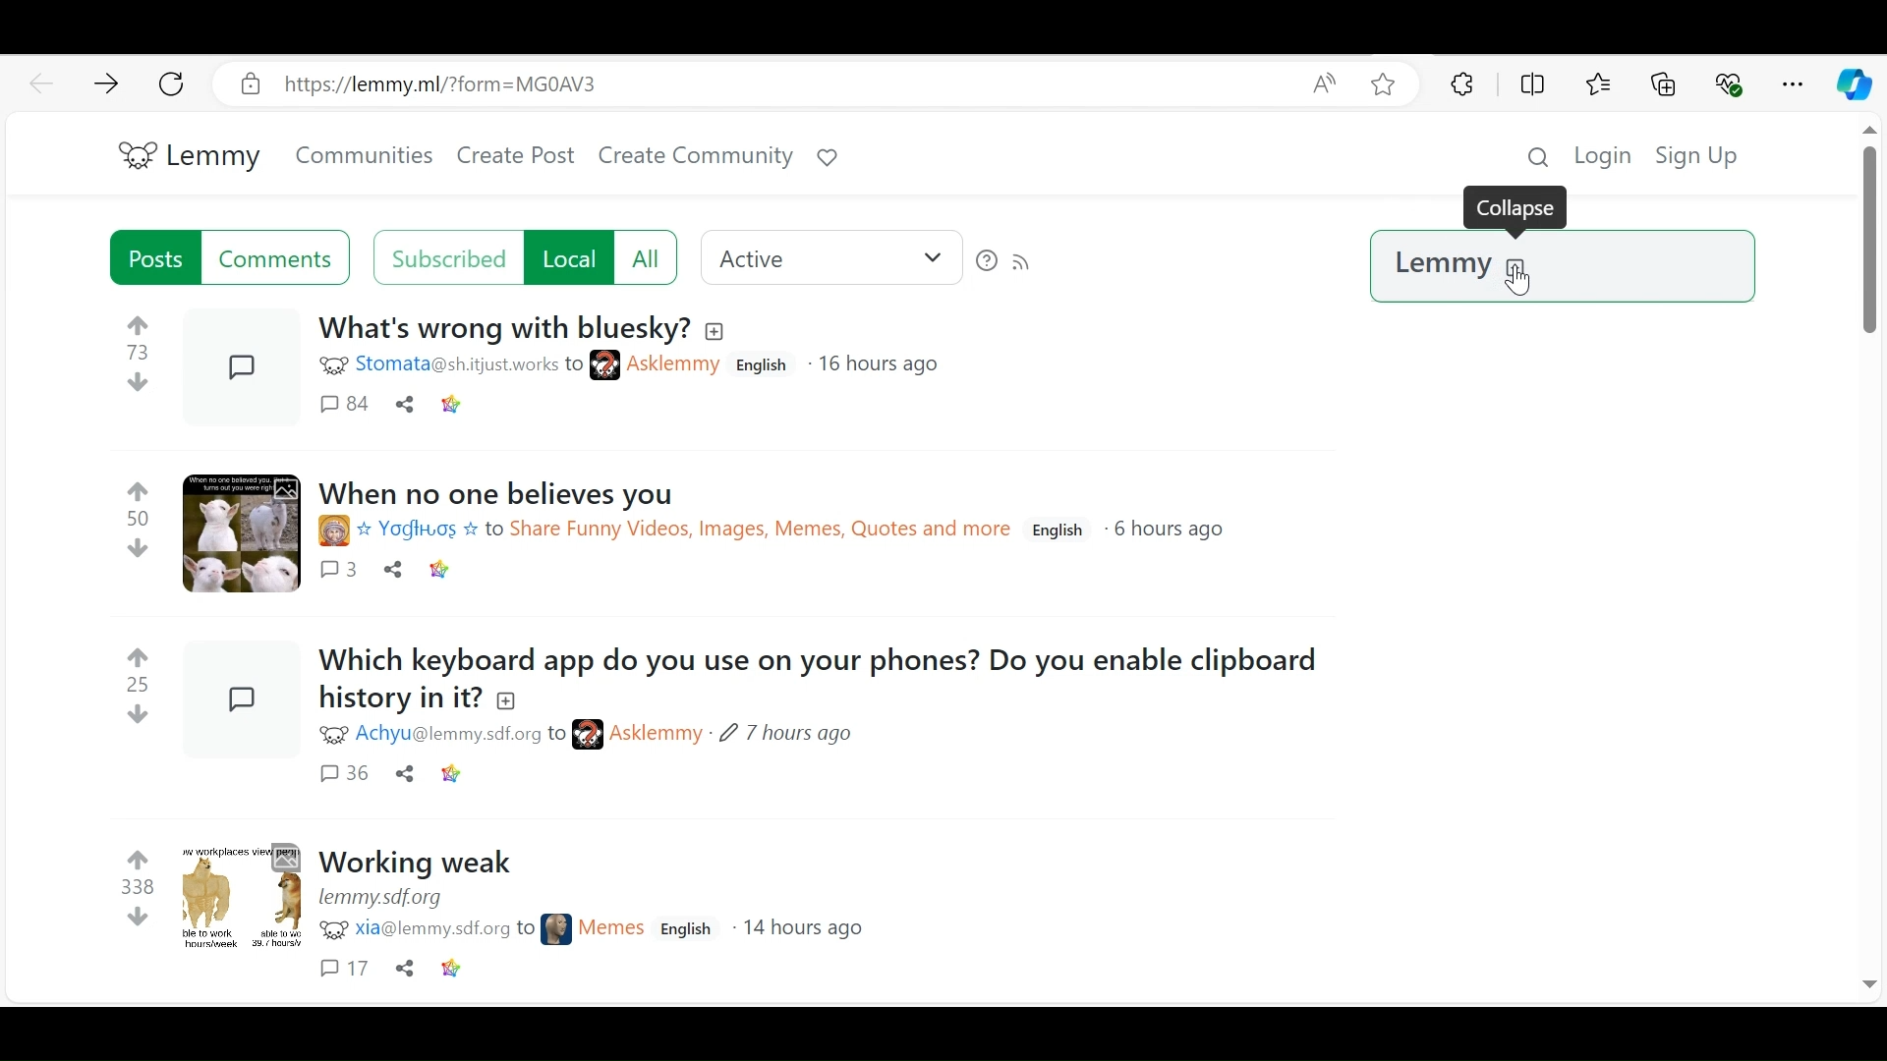 The height and width of the screenshot is (1061, 1887). I want to click on Upvotes, so click(143, 484).